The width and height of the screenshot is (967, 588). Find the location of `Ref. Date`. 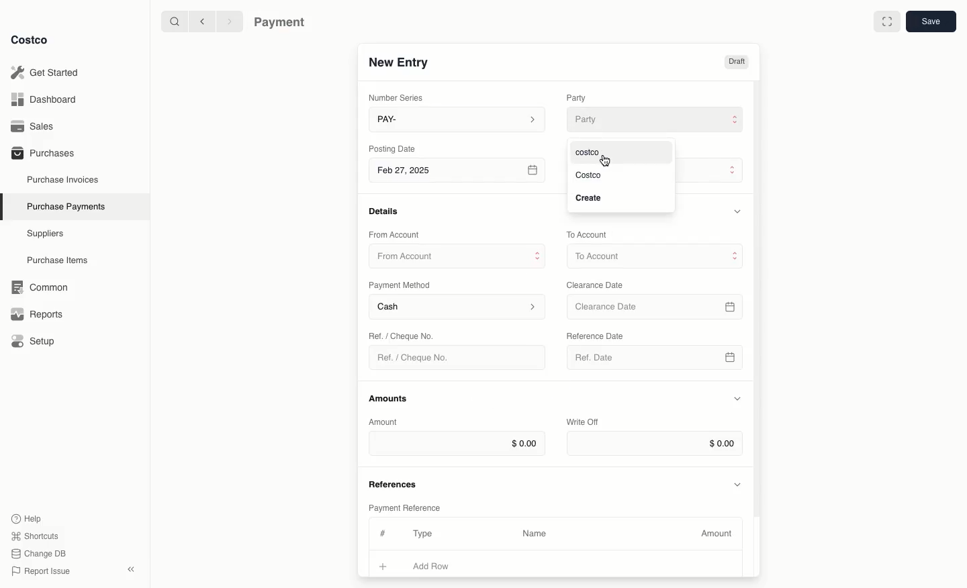

Ref. Date is located at coordinates (654, 361).